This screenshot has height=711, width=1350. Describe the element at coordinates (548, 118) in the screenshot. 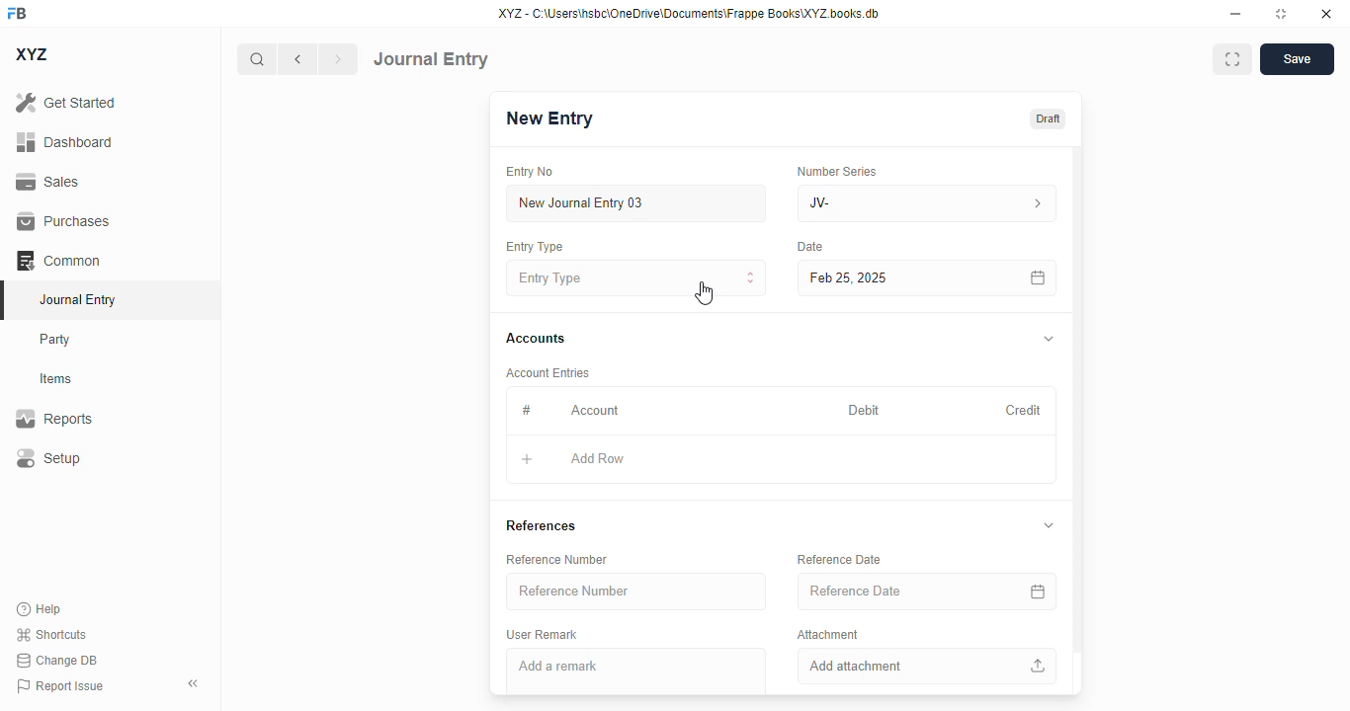

I see `new entry` at that location.